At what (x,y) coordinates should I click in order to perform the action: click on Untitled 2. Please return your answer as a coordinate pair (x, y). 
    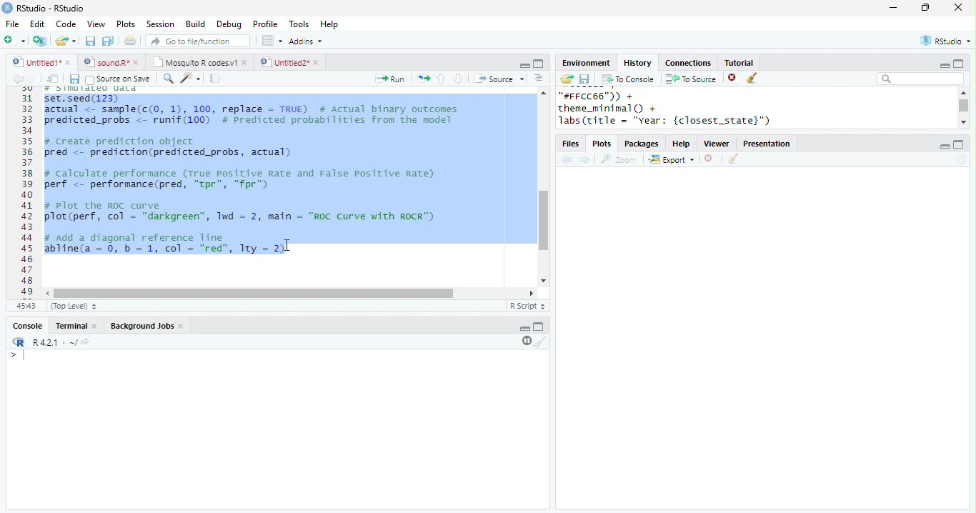
    Looking at the image, I should click on (284, 61).